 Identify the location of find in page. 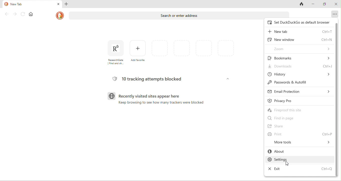
(292, 118).